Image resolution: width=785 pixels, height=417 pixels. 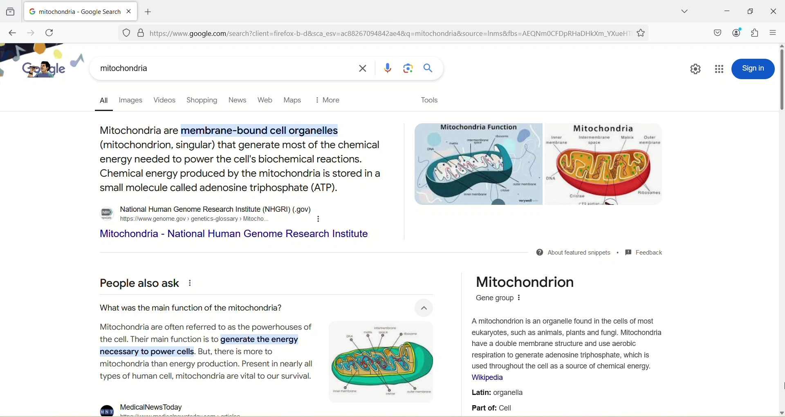 I want to click on Mitochondria are membrane-bound cell organelles
(mitochondrion, singular) that generate most of the chemical
energy needed to power the cell's biochemical reactions.
Chemical energy produced by the mitochondria is stored in a
small molecule called adenosine triphosphate (ATP)., so click(x=243, y=159).